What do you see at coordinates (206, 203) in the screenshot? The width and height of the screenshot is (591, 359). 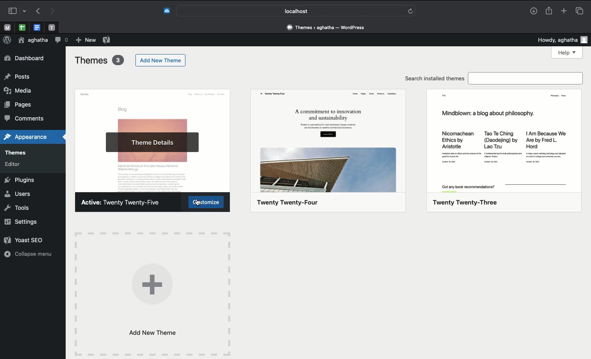 I see `Customize` at bounding box center [206, 203].